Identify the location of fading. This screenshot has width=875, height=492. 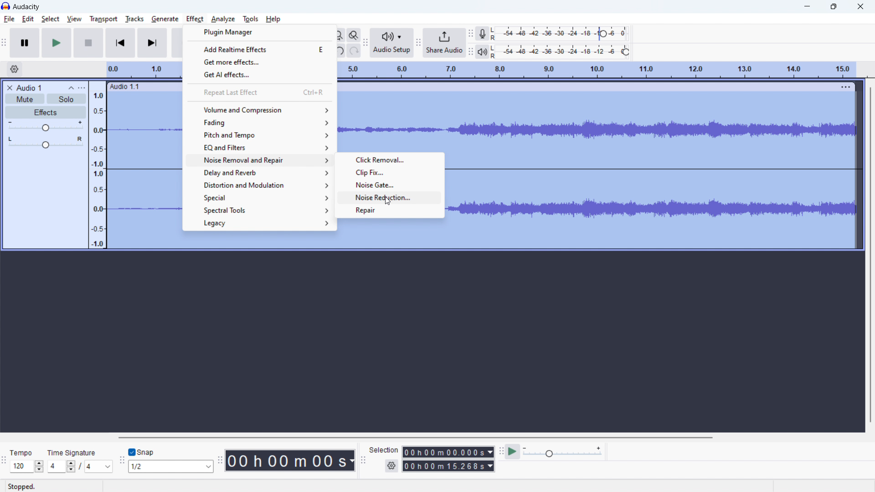
(259, 123).